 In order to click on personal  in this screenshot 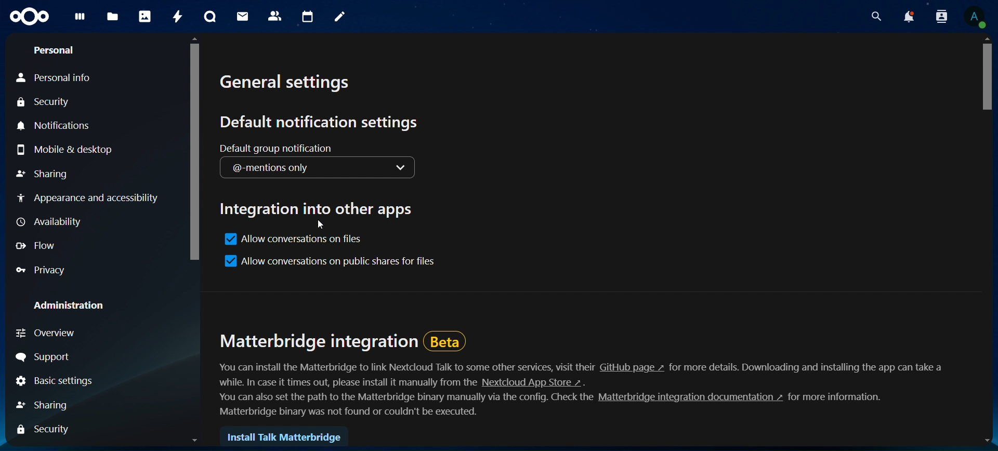, I will do `click(54, 49)`.